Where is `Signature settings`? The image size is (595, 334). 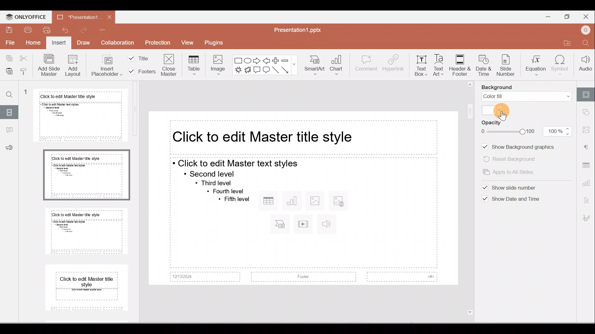 Signature settings is located at coordinates (587, 219).